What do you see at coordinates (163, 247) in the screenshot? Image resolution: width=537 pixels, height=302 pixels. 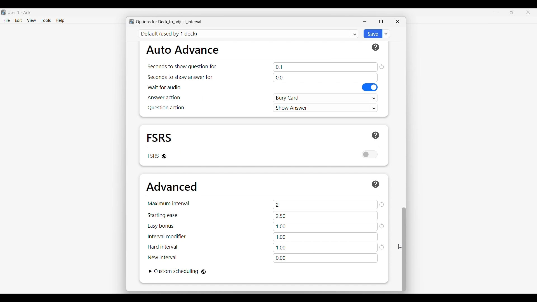 I see `Indicates hard interval` at bounding box center [163, 247].